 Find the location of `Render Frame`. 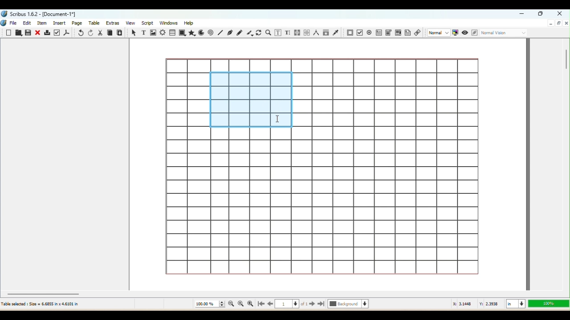

Render Frame is located at coordinates (163, 32).